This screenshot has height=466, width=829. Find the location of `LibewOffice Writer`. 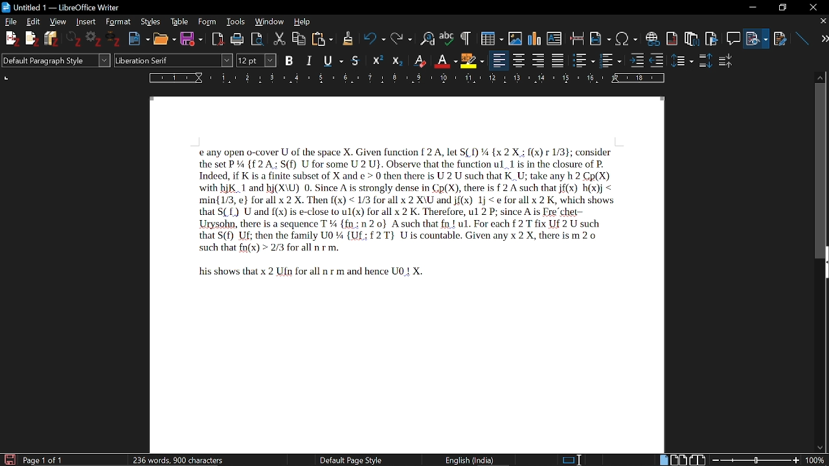

LibewOffice Writer is located at coordinates (6, 6).